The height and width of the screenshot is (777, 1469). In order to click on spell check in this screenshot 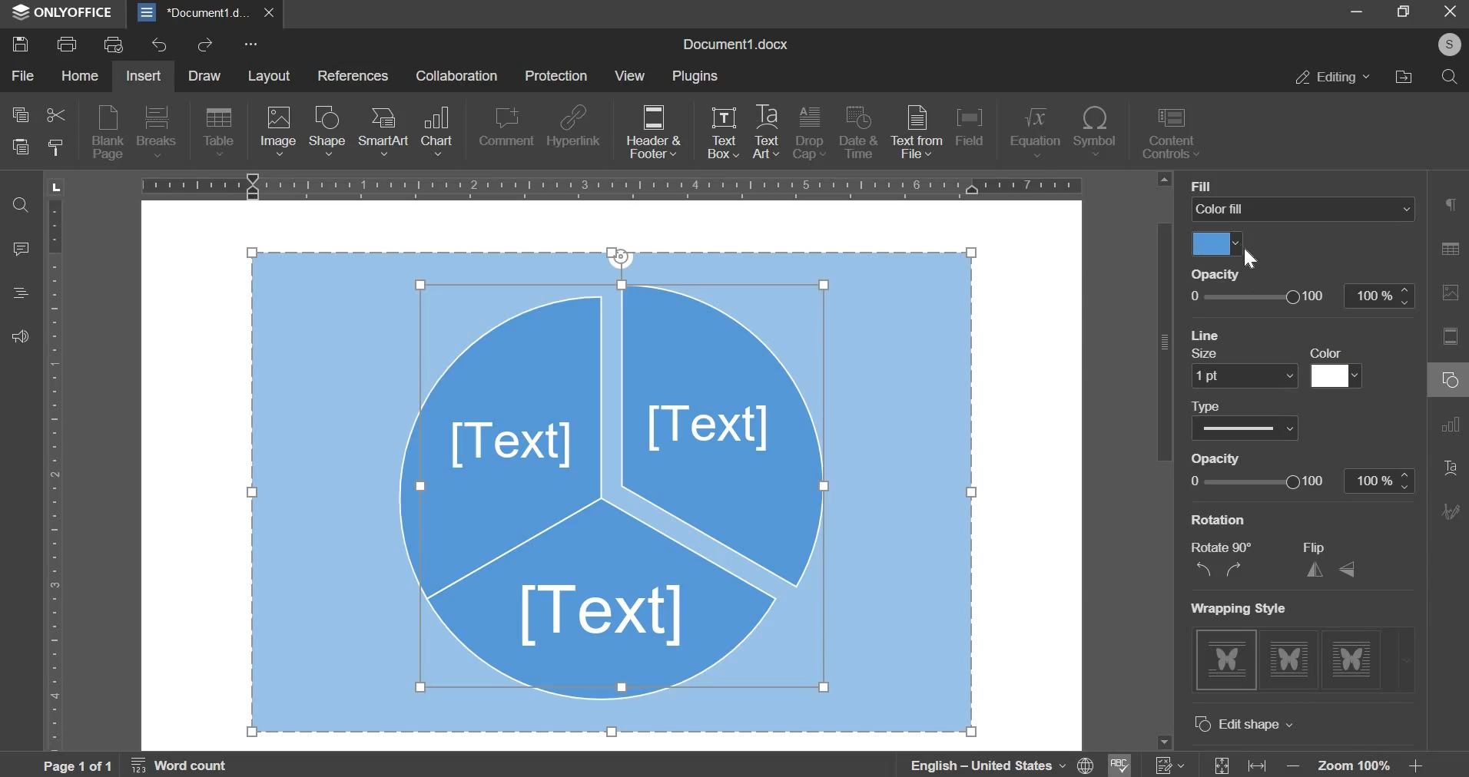, I will do `click(1119, 765)`.